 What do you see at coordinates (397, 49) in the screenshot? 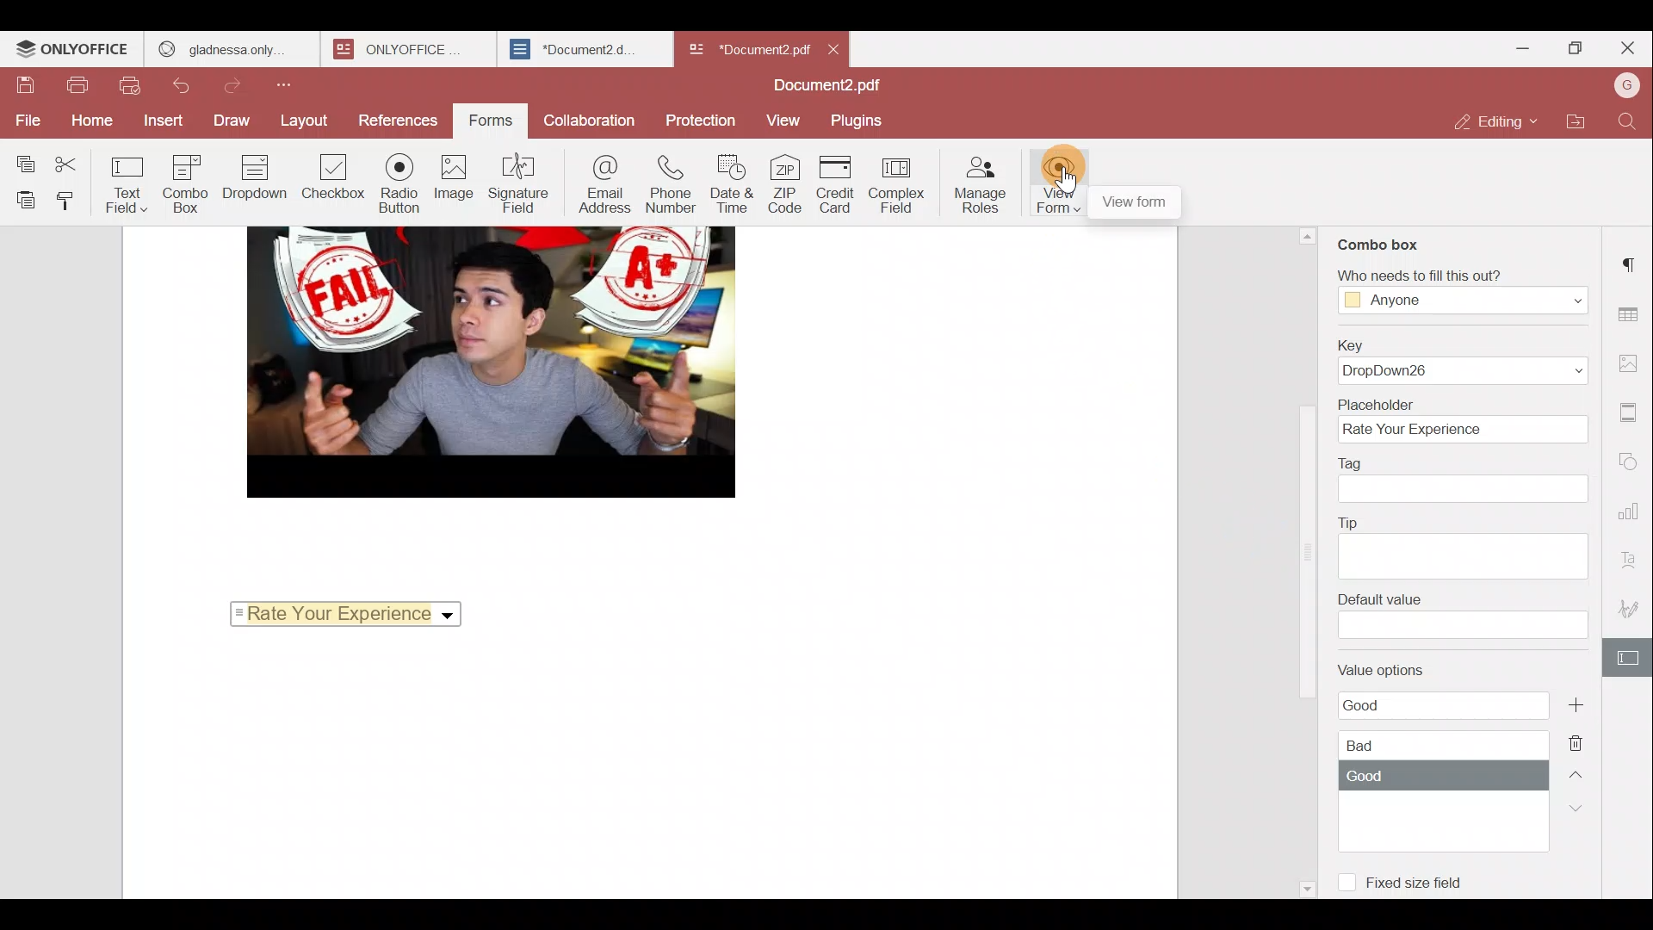
I see `ONLYOFFICE` at bounding box center [397, 49].